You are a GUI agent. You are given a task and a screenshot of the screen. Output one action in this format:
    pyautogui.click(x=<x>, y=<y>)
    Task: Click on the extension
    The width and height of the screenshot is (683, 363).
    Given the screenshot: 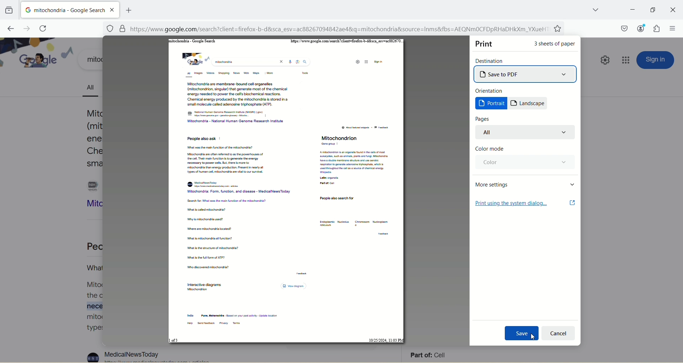 What is the action you would take?
    pyautogui.click(x=658, y=28)
    